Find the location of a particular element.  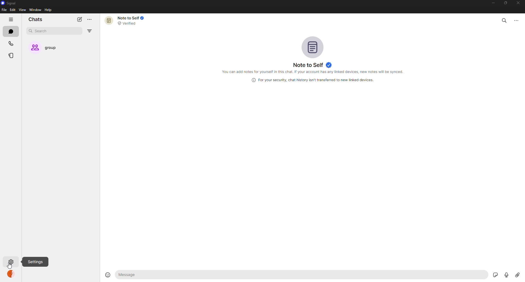

note to self is located at coordinates (127, 20).